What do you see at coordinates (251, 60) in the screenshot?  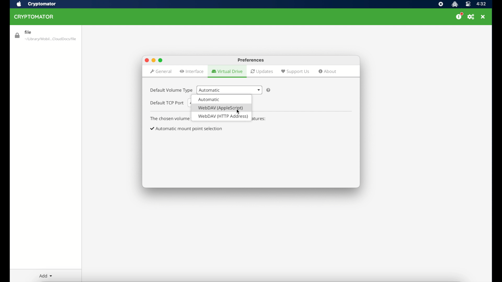 I see `preferences` at bounding box center [251, 60].